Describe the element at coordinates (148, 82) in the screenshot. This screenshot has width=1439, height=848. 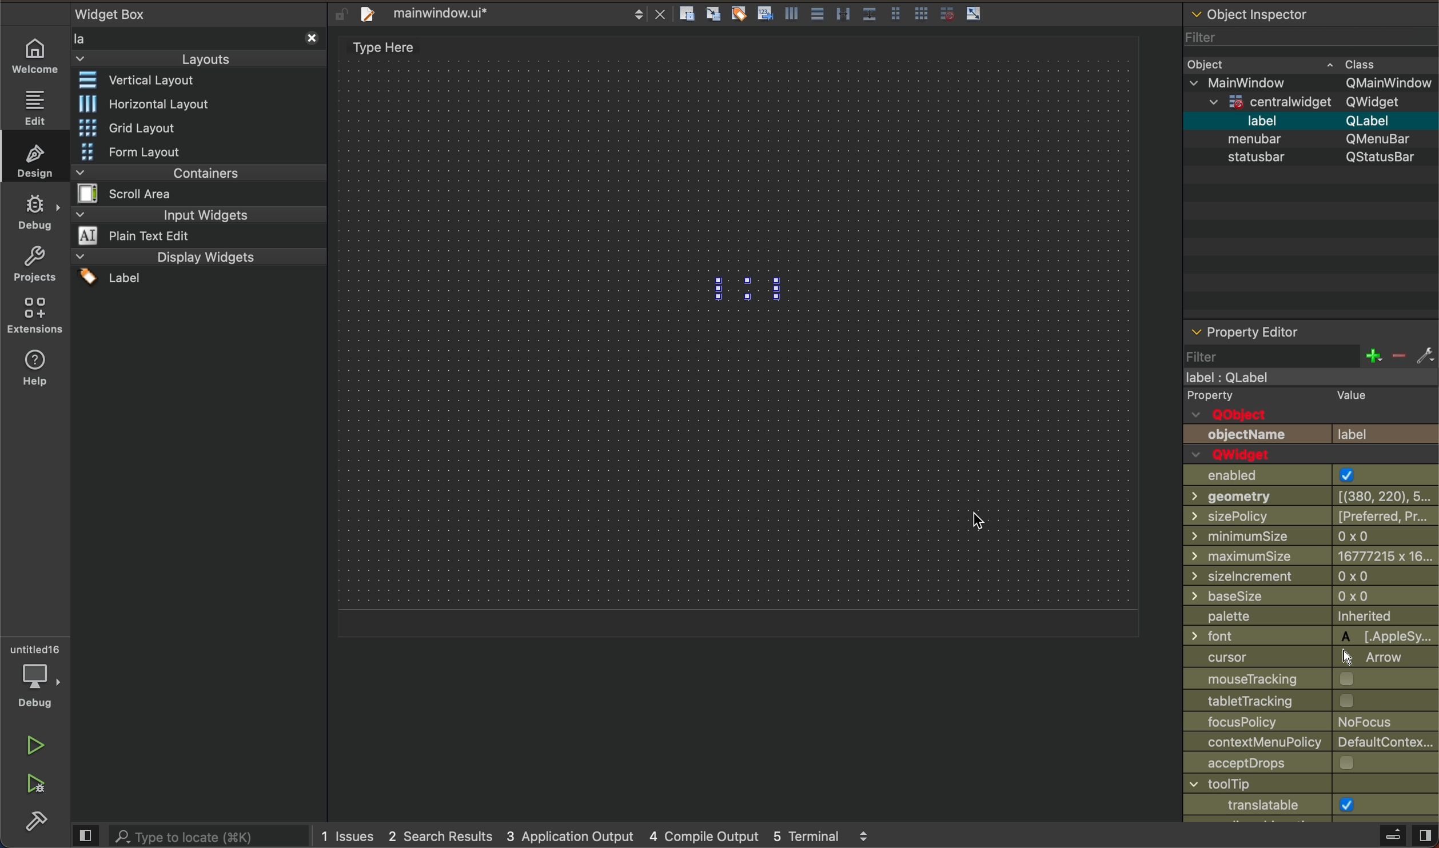
I see `widget layout` at that location.